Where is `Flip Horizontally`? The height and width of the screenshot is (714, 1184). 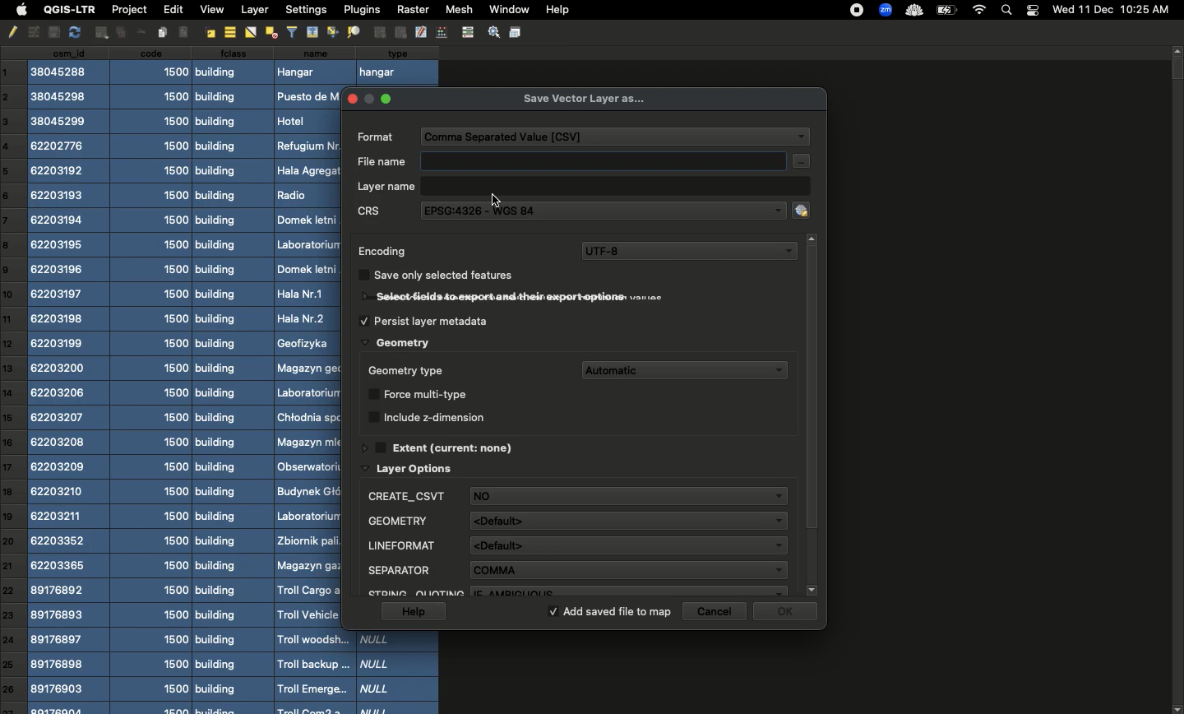
Flip Horizontally is located at coordinates (249, 33).